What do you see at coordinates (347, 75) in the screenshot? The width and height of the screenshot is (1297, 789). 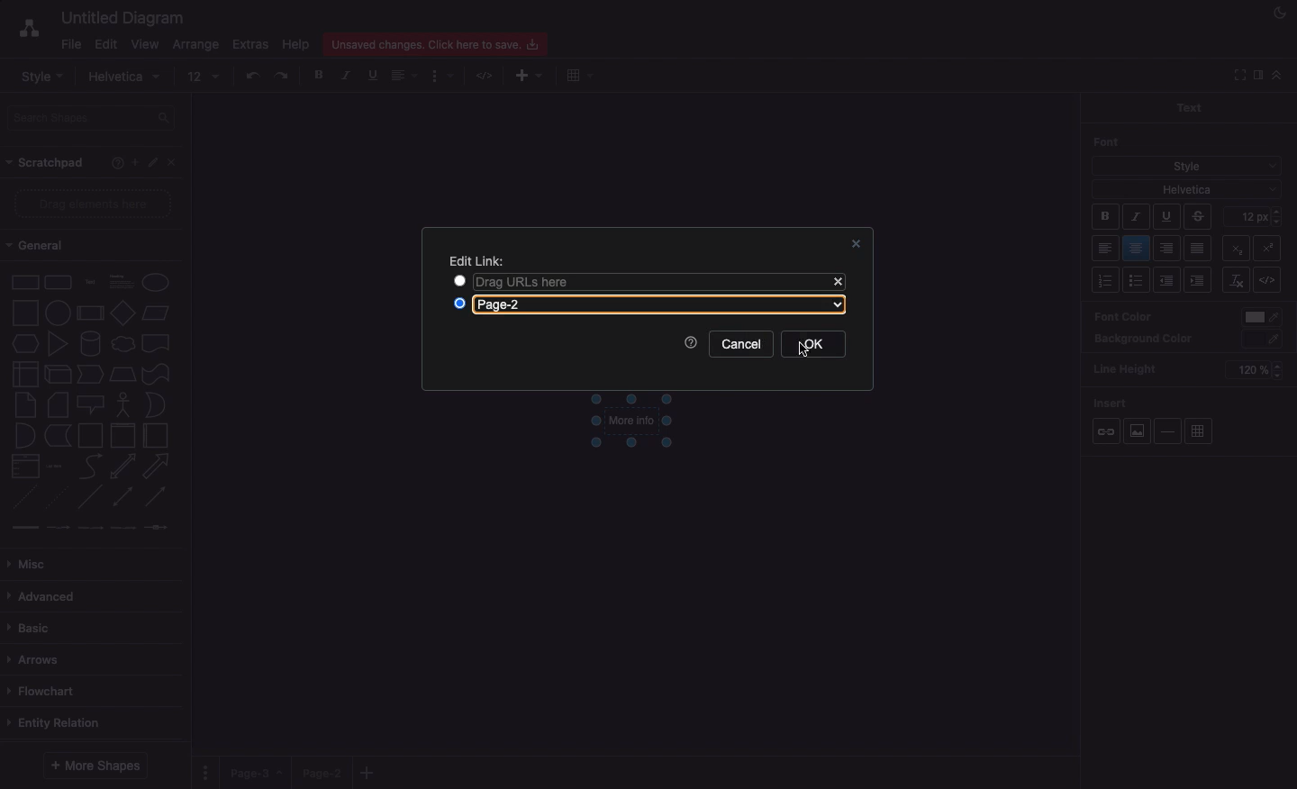 I see `Italics` at bounding box center [347, 75].